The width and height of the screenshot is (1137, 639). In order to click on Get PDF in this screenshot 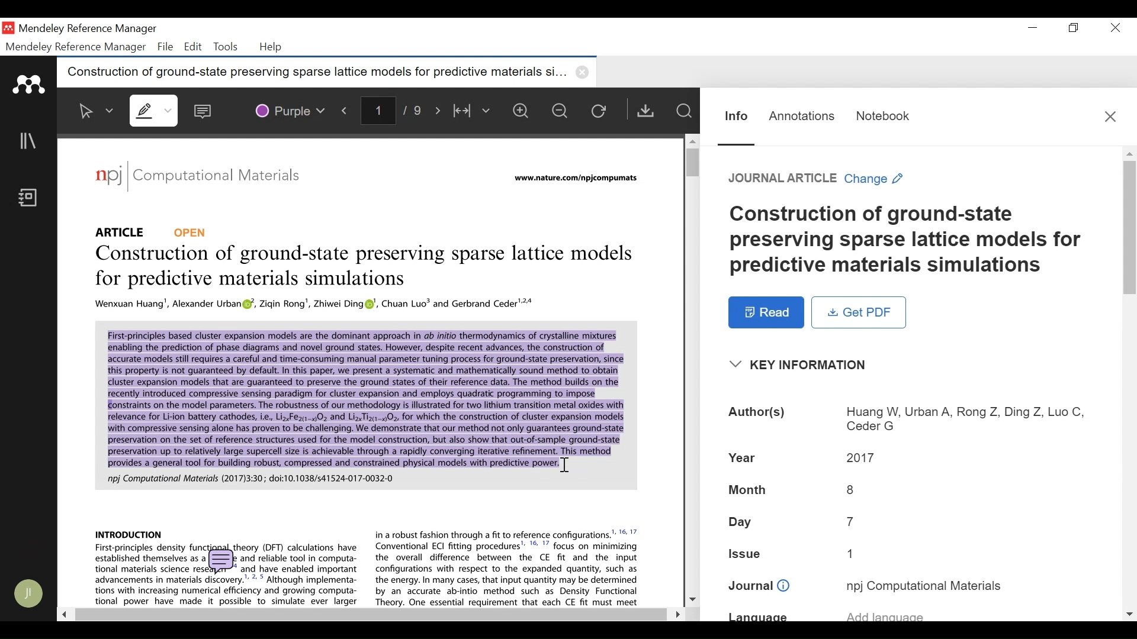, I will do `click(645, 110)`.